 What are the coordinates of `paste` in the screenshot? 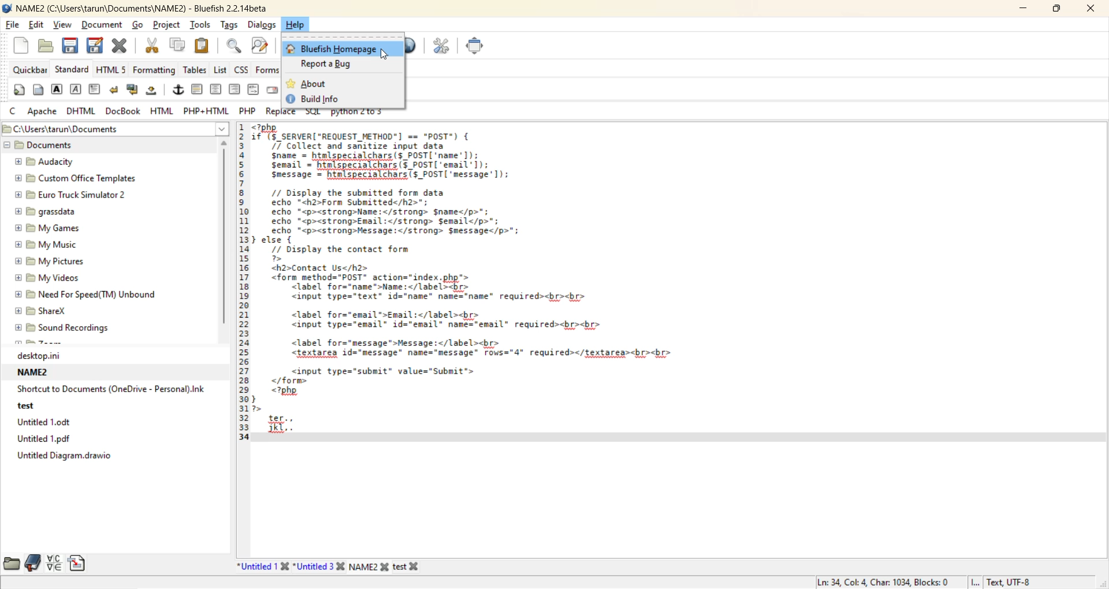 It's located at (203, 45).